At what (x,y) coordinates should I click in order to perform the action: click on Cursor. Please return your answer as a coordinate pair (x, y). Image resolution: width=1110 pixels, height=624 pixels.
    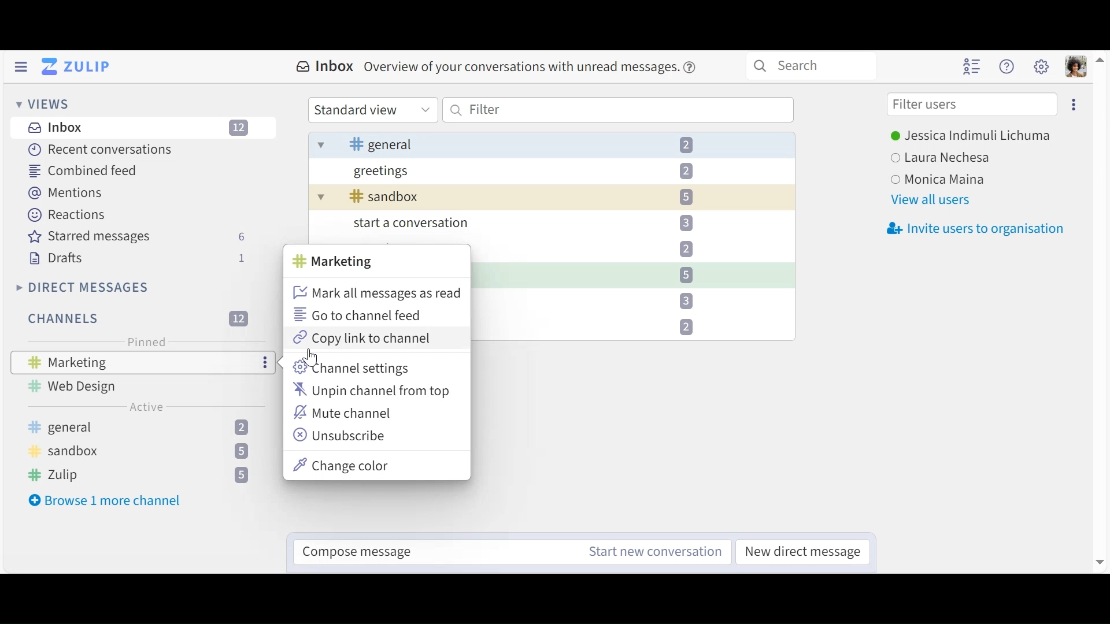
    Looking at the image, I should click on (312, 356).